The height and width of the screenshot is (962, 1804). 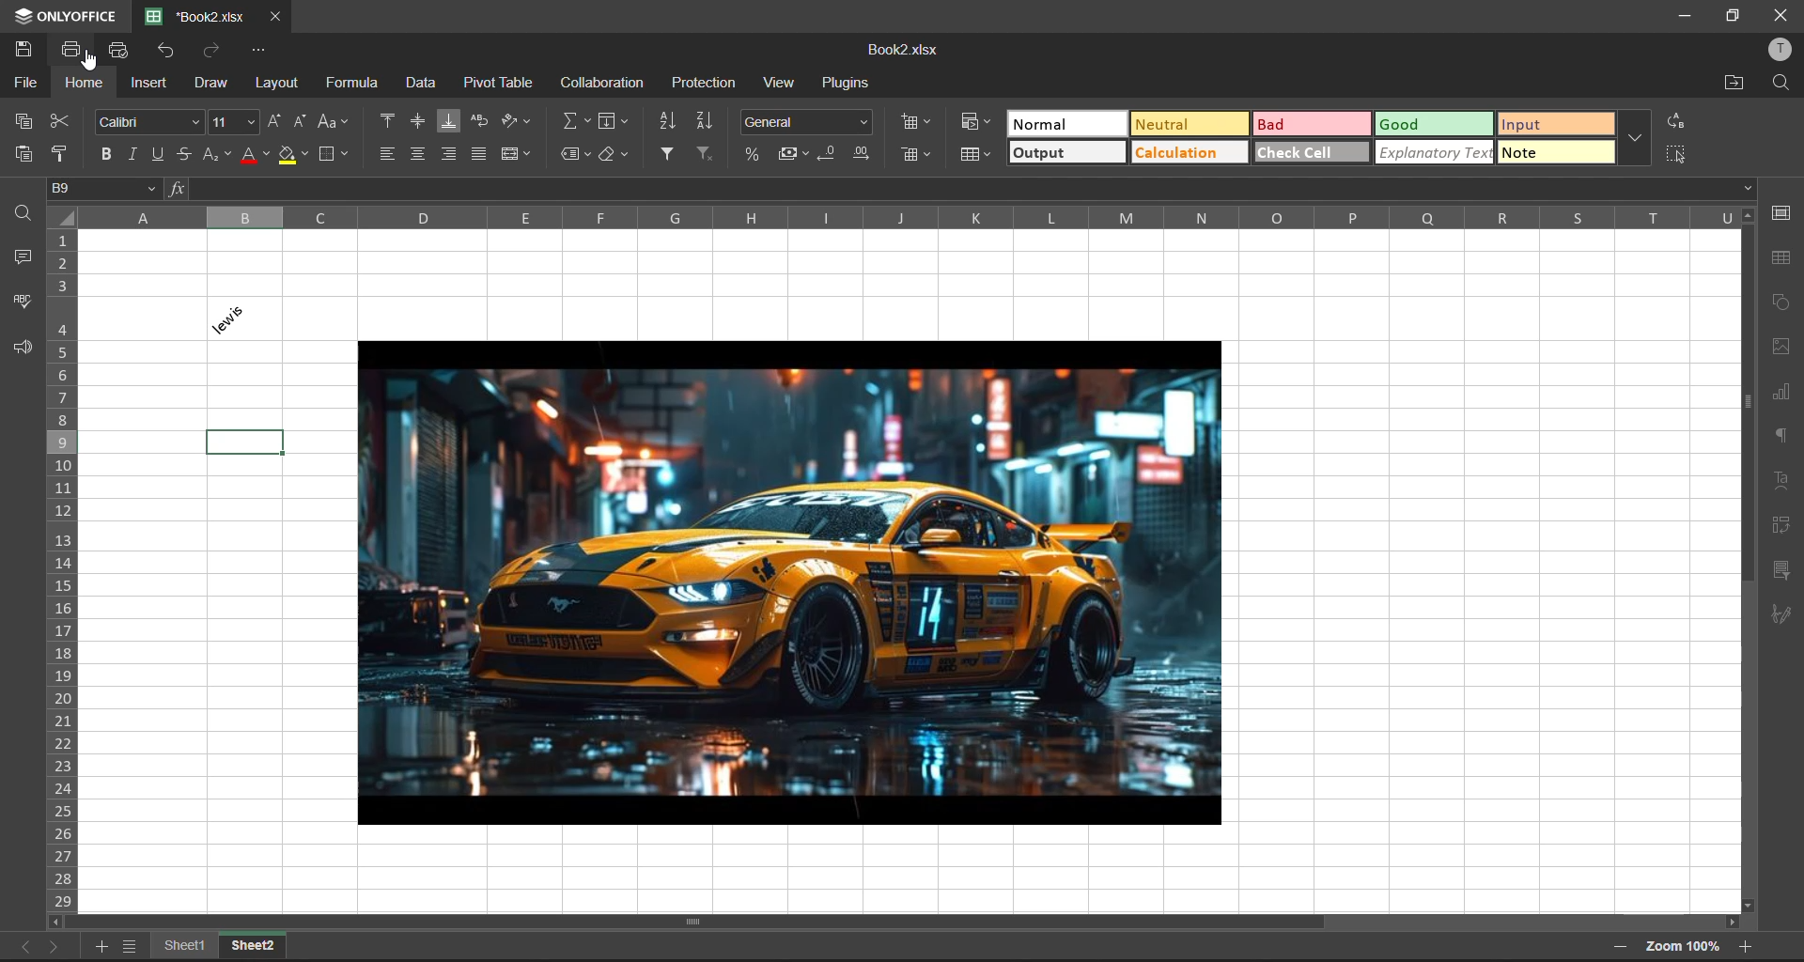 I want to click on comments, so click(x=19, y=255).